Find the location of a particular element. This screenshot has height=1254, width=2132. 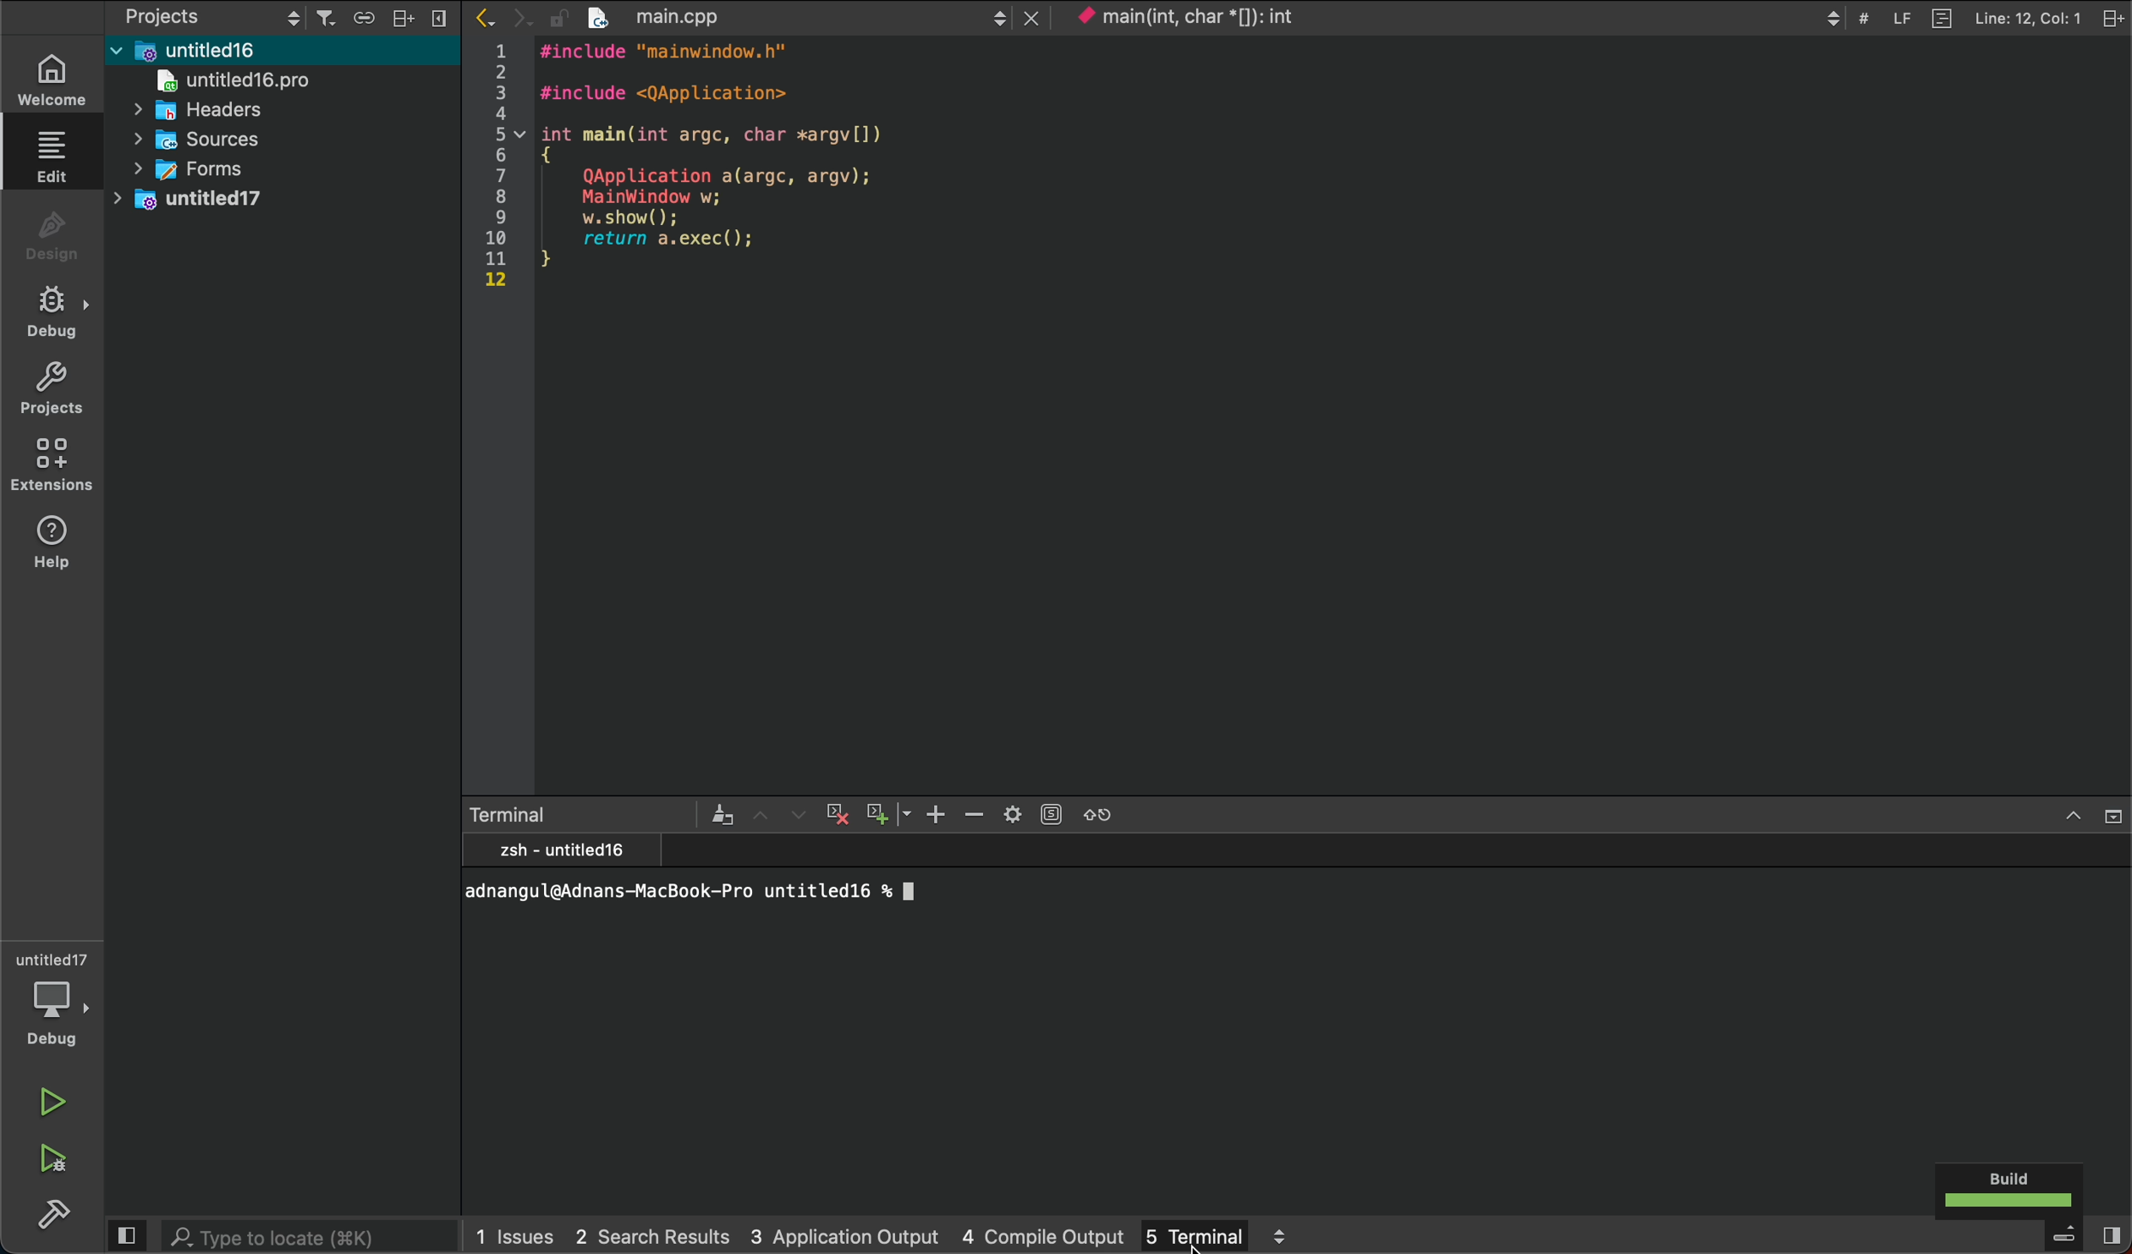

welcome is located at coordinates (50, 81).